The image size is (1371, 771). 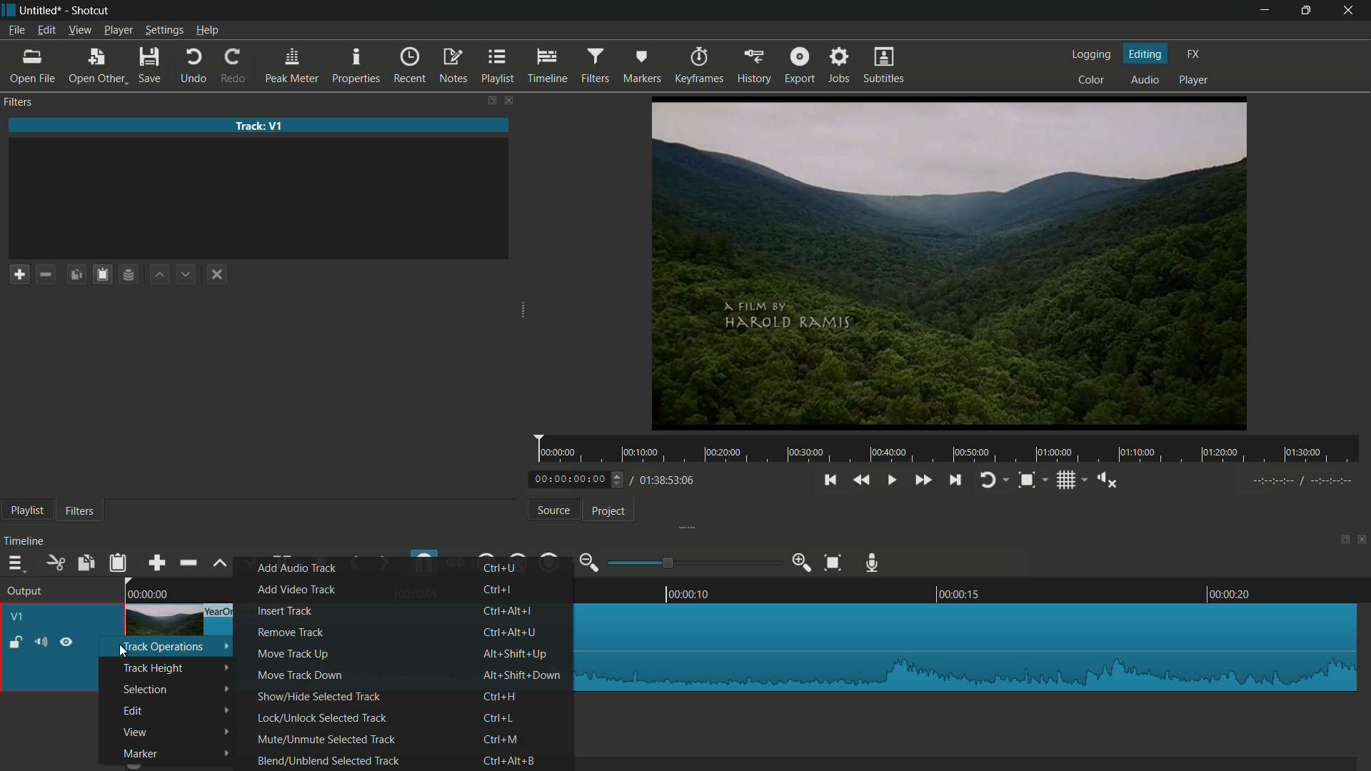 I want to click on current time, so click(x=568, y=479).